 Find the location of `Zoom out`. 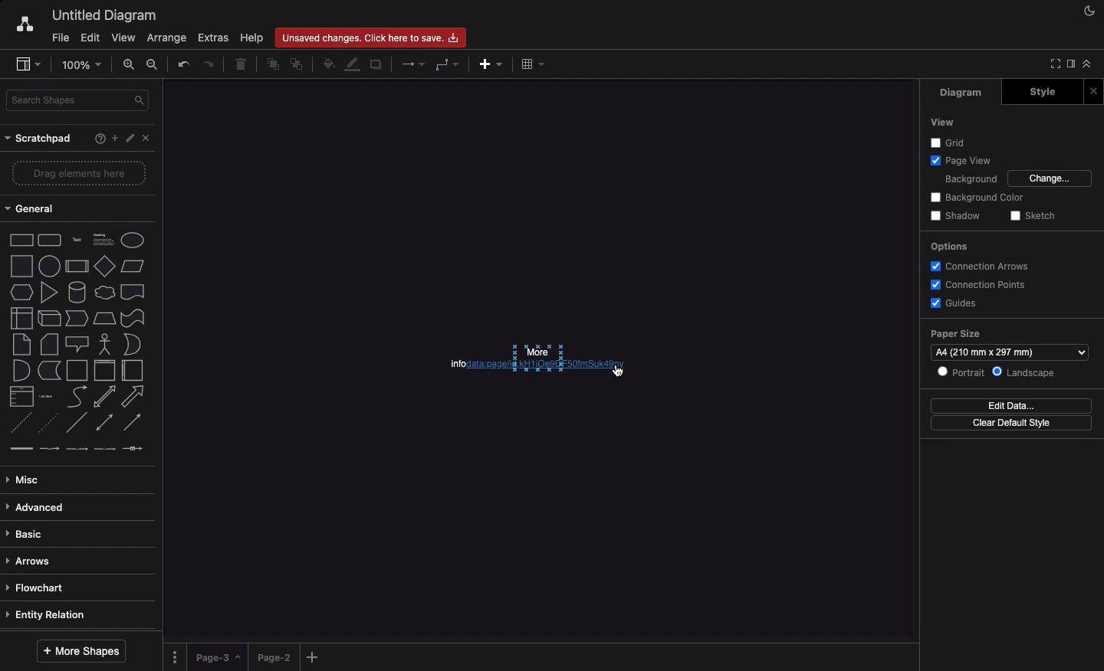

Zoom out is located at coordinates (156, 66).